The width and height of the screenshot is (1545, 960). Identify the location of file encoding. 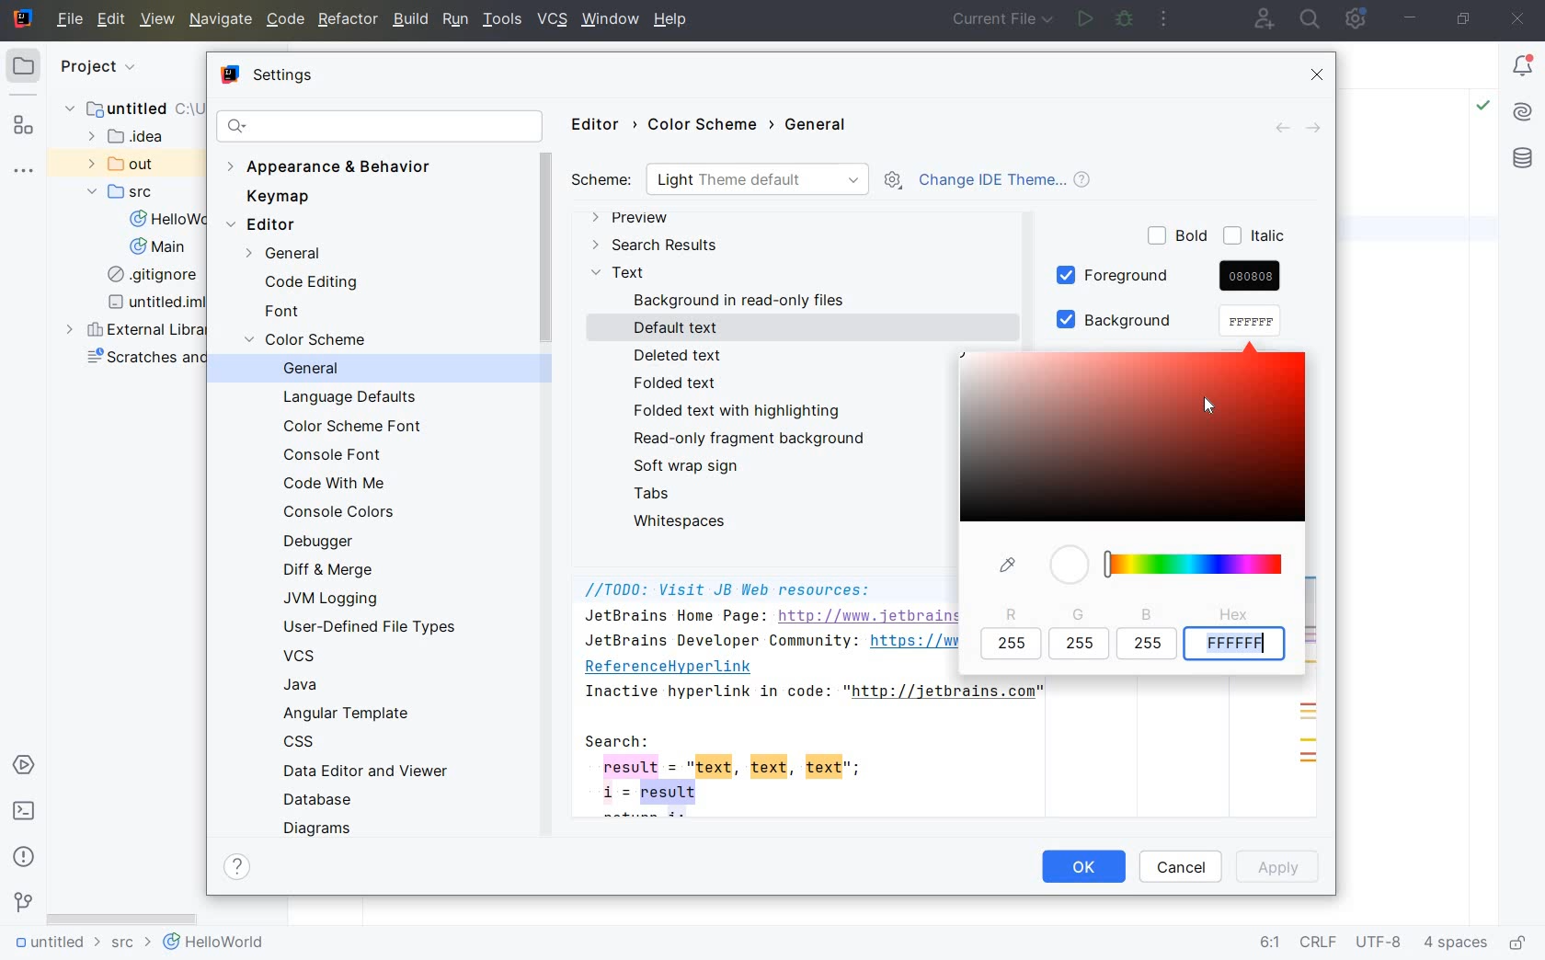
(1380, 943).